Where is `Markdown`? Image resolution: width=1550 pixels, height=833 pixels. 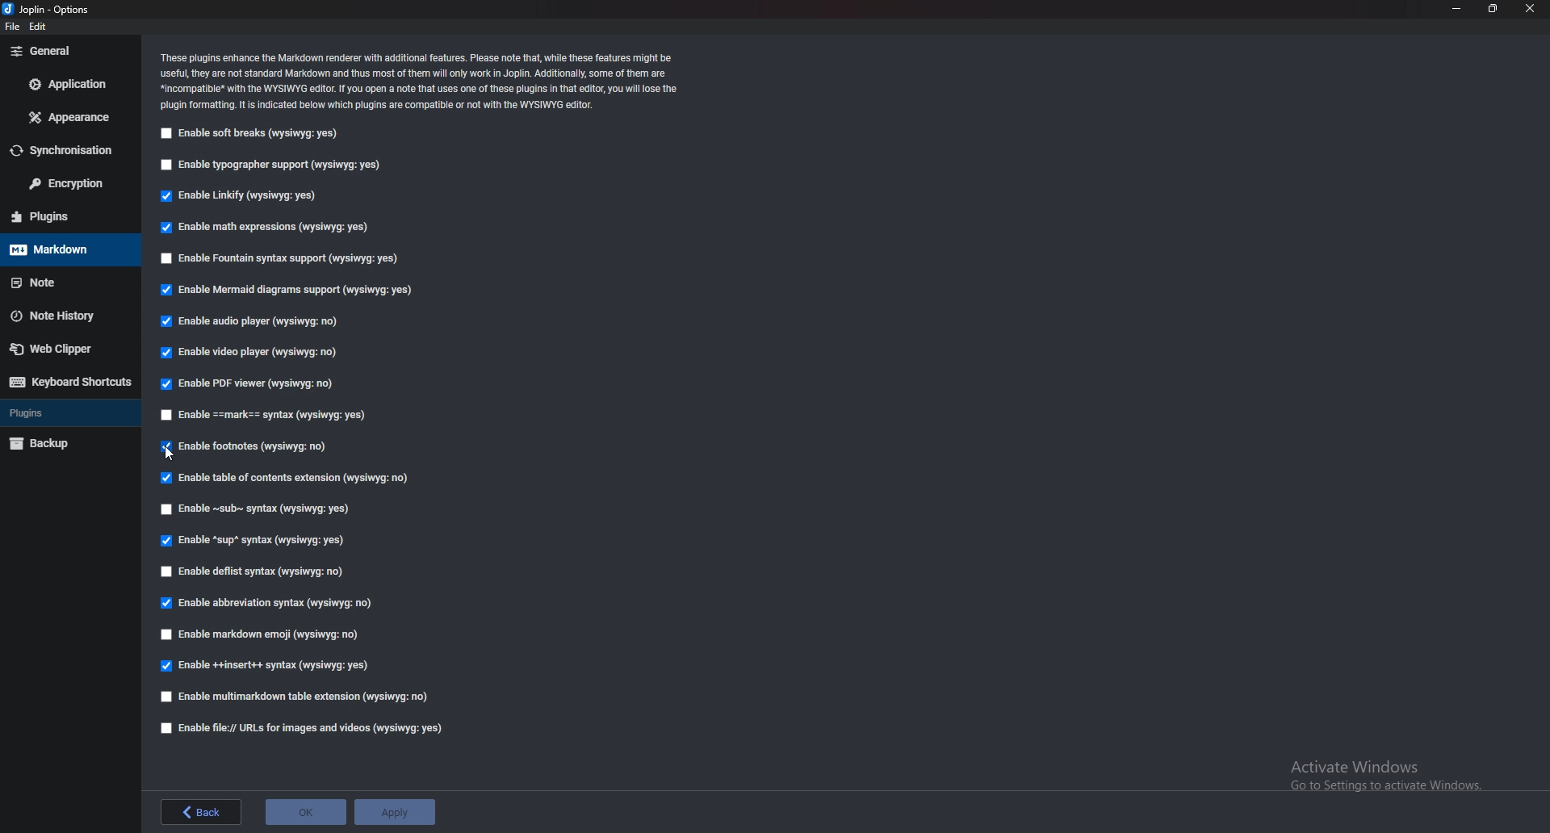 Markdown is located at coordinates (65, 249).